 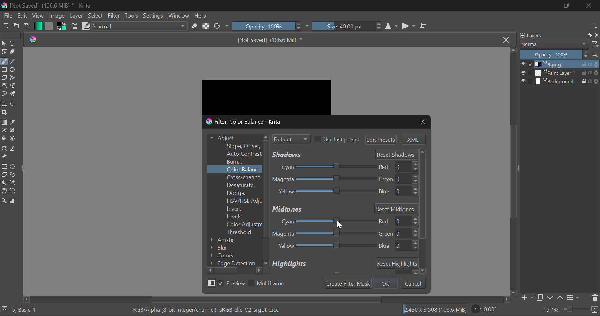 I want to click on Shadows' Adjustment Sliders, so click(x=342, y=154).